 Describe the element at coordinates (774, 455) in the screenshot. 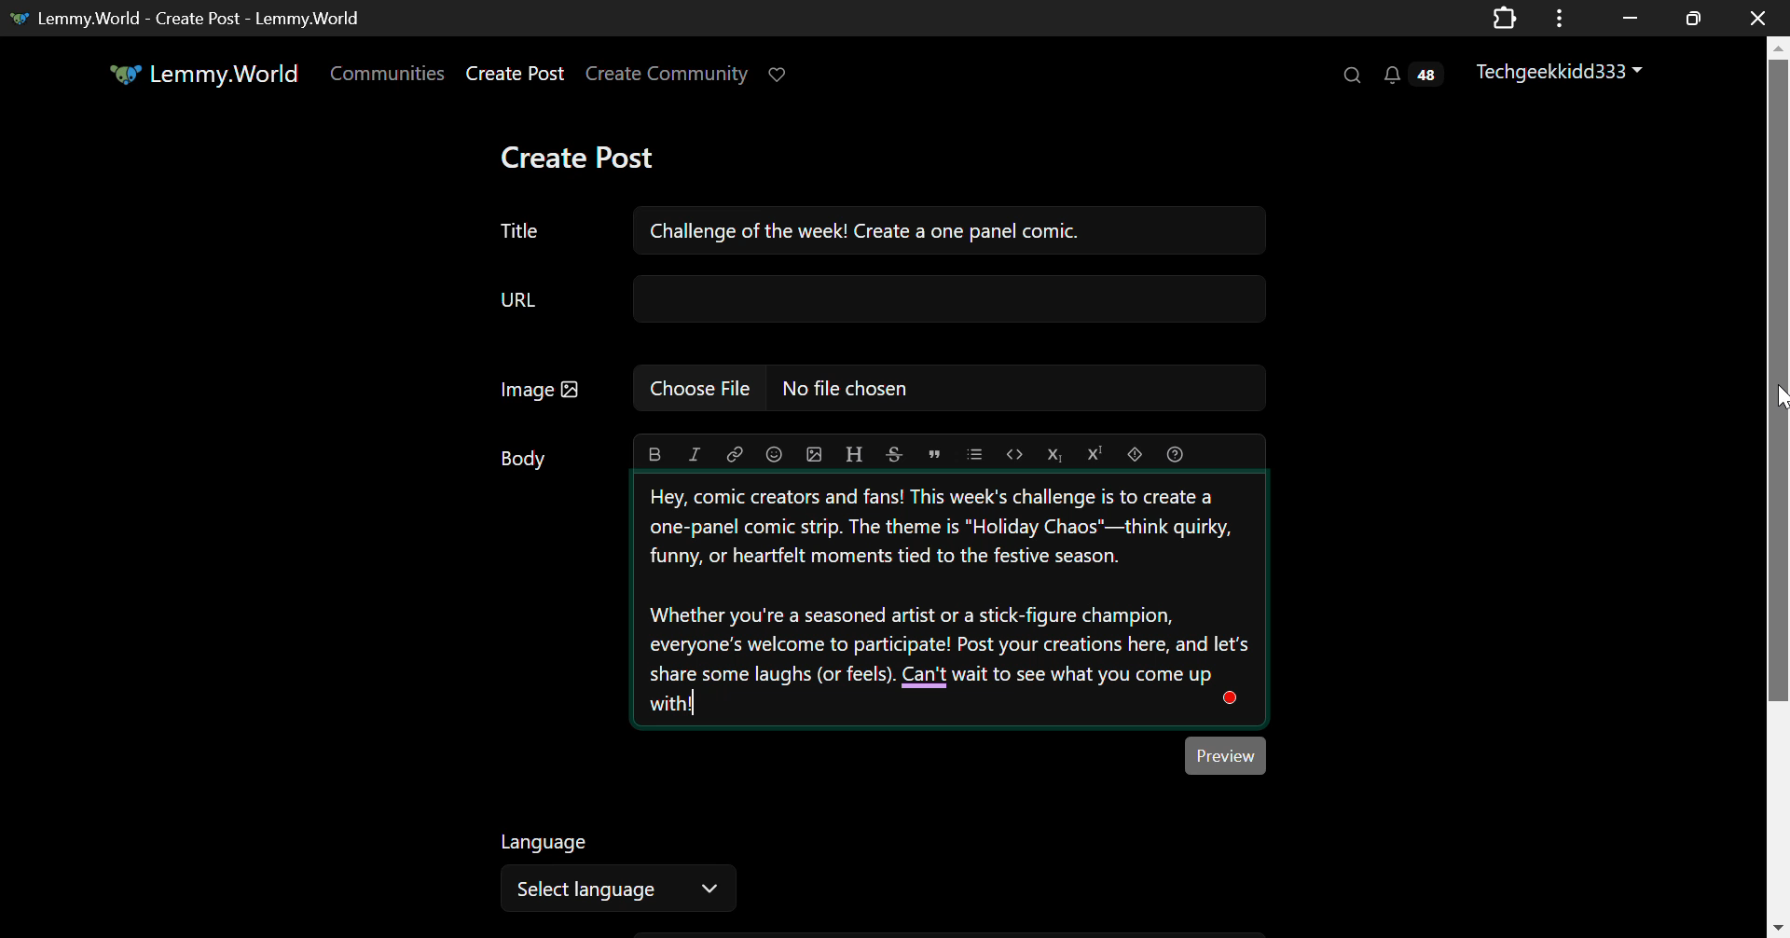

I see `Emoji` at that location.